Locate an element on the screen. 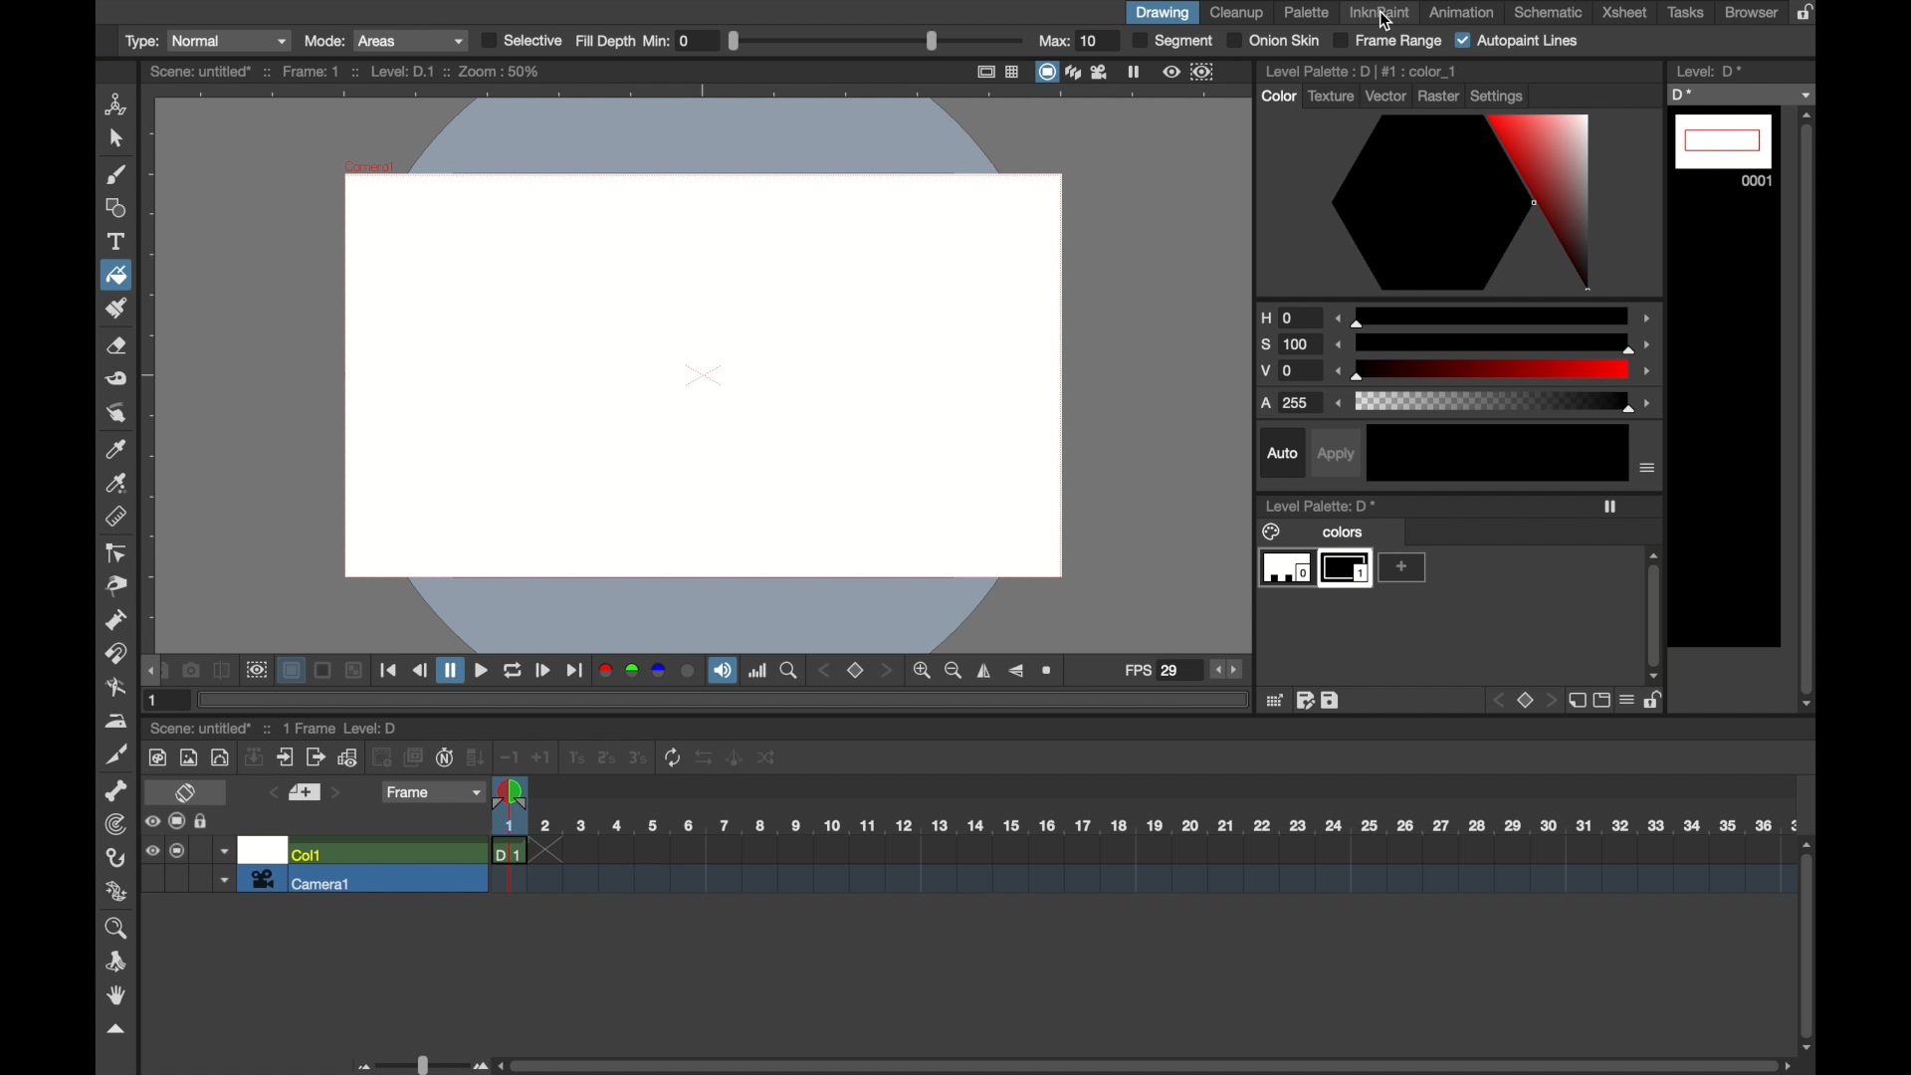 Image resolution: width=1911 pixels, height=1075 pixels. scroll box is located at coordinates (1808, 945).